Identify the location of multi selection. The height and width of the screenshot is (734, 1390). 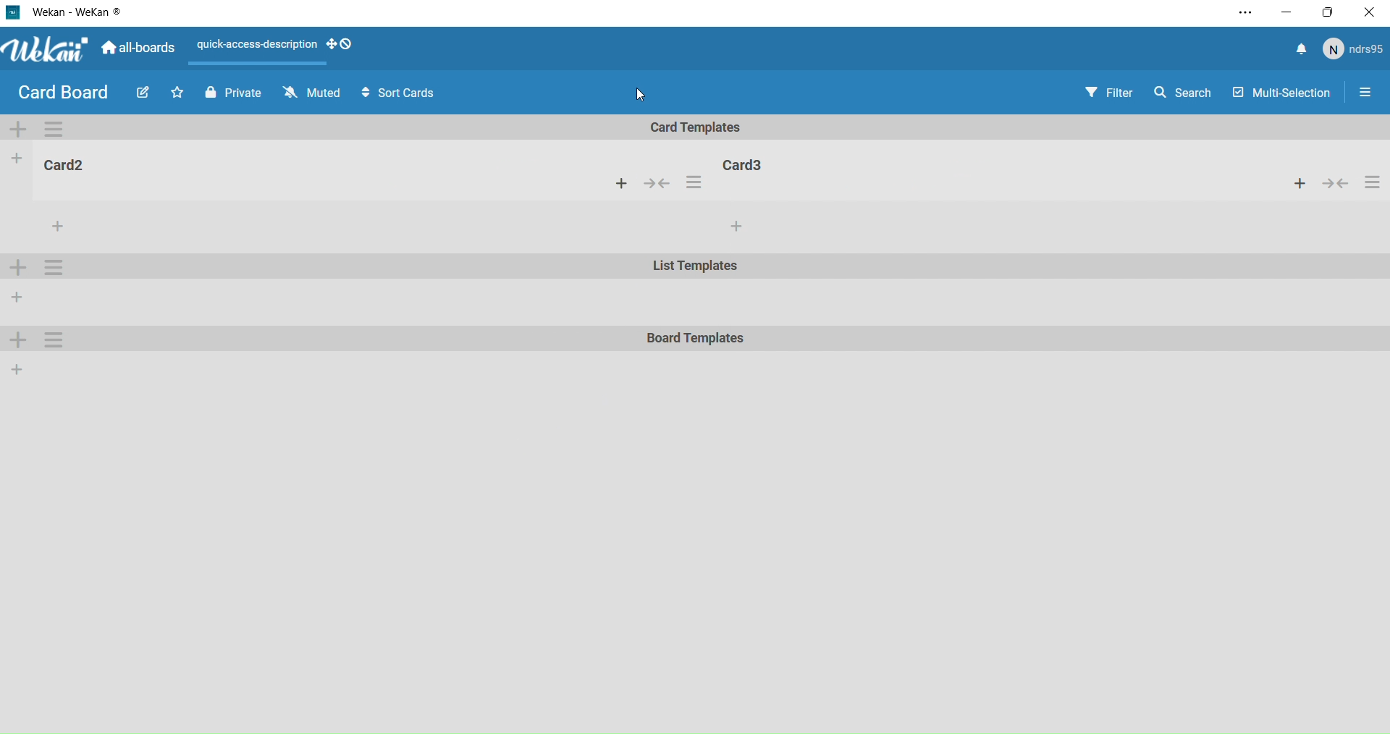
(1283, 94).